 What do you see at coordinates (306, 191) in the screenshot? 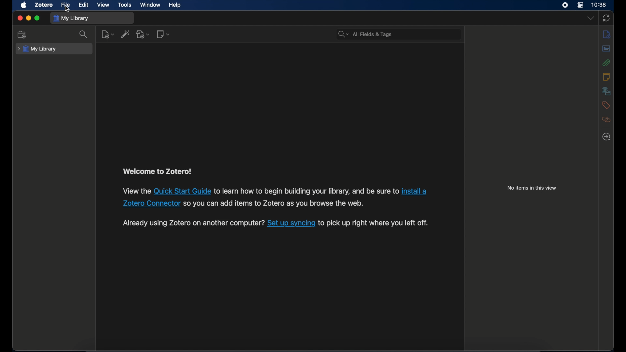
I see `to learn how to begin your library, and be sure to` at bounding box center [306, 191].